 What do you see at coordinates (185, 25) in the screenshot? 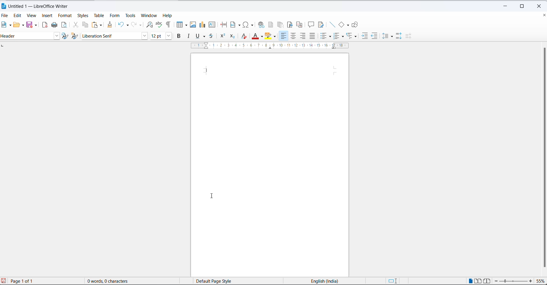
I see `table grid` at bounding box center [185, 25].